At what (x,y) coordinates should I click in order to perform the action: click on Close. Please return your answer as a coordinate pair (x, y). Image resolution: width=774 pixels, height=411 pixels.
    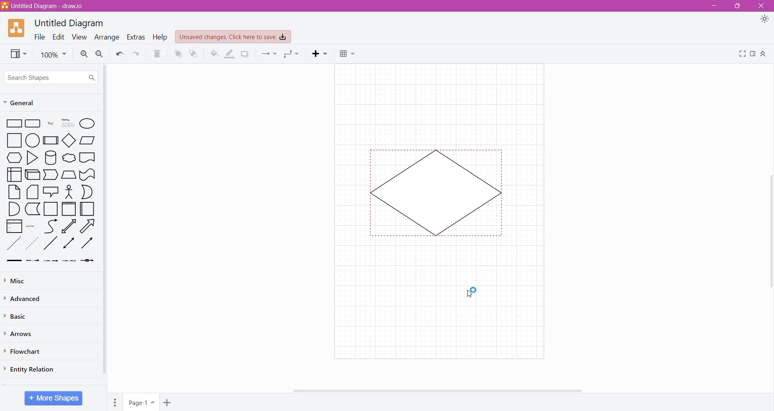
    Looking at the image, I should click on (763, 5).